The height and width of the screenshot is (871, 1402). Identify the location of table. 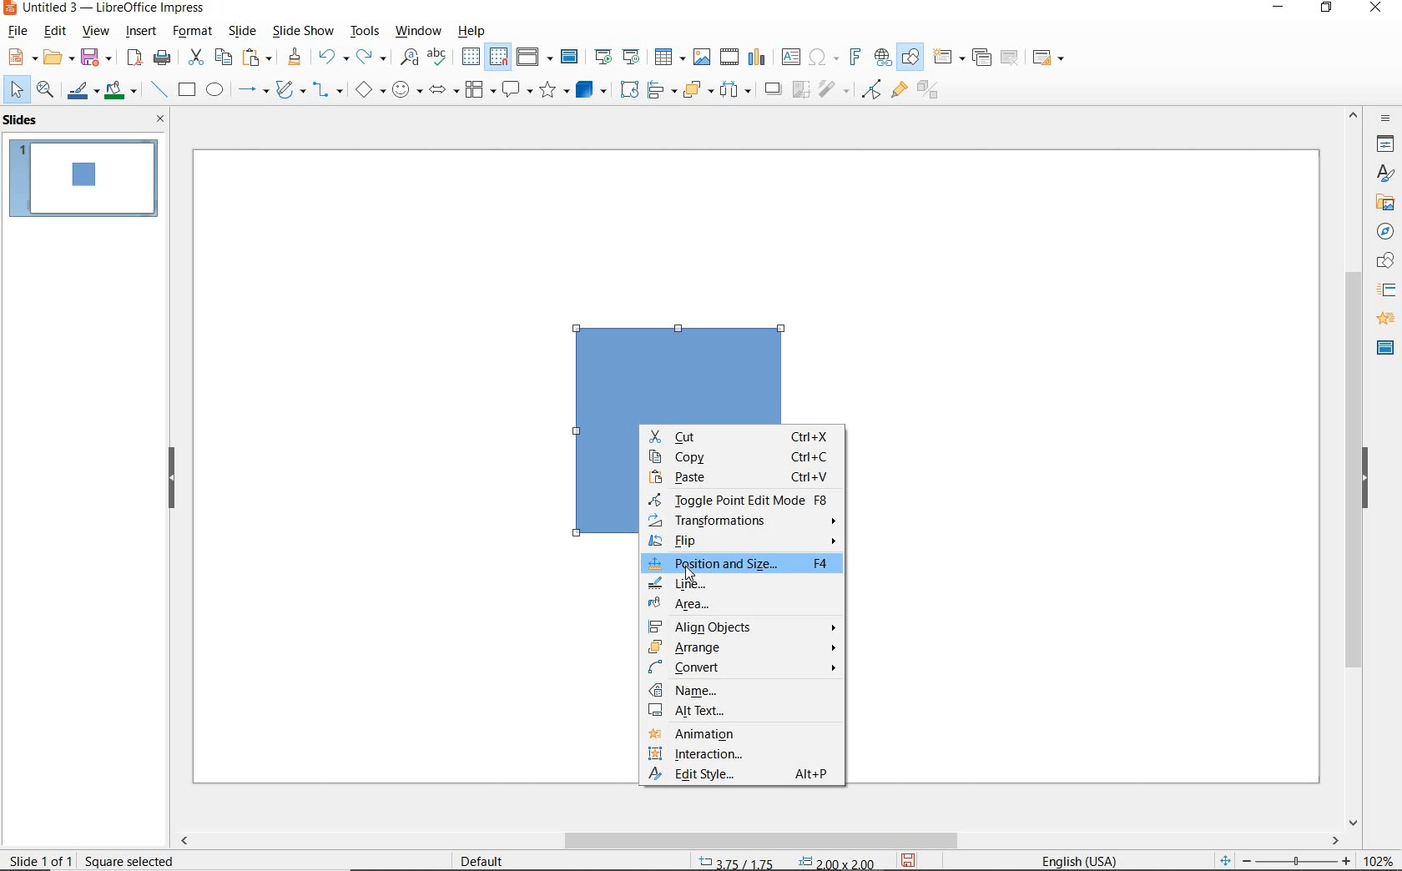
(668, 58).